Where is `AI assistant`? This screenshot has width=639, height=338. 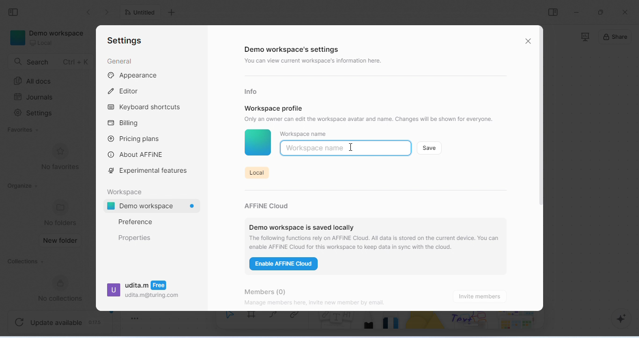 AI assistant is located at coordinates (617, 319).